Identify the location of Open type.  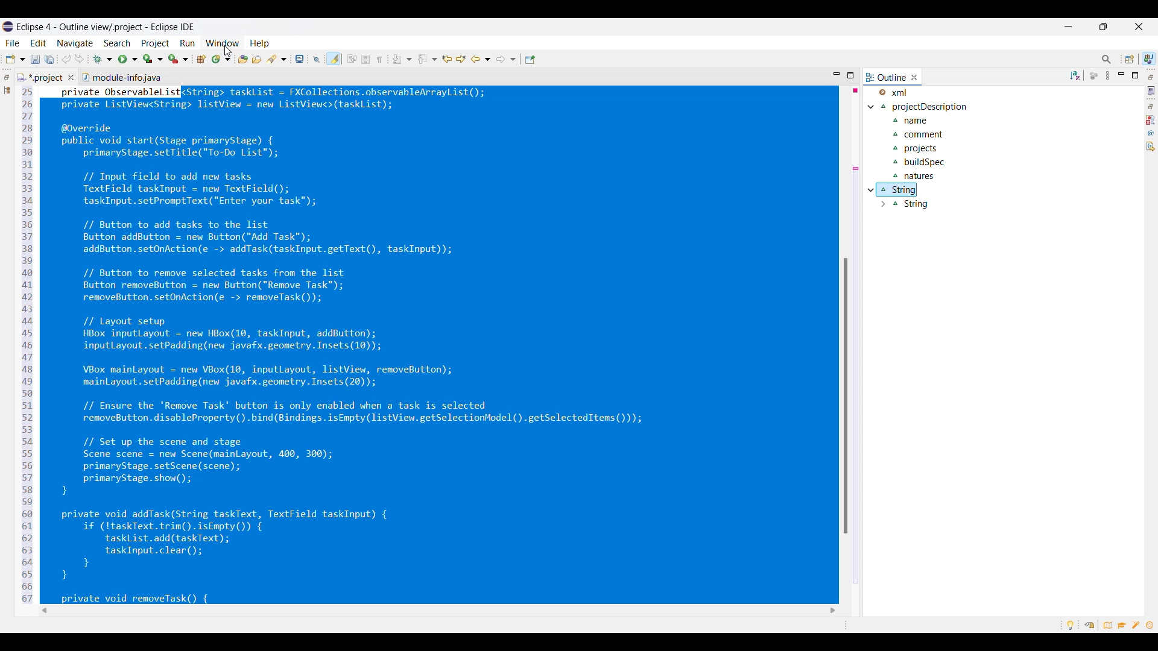
(243, 59).